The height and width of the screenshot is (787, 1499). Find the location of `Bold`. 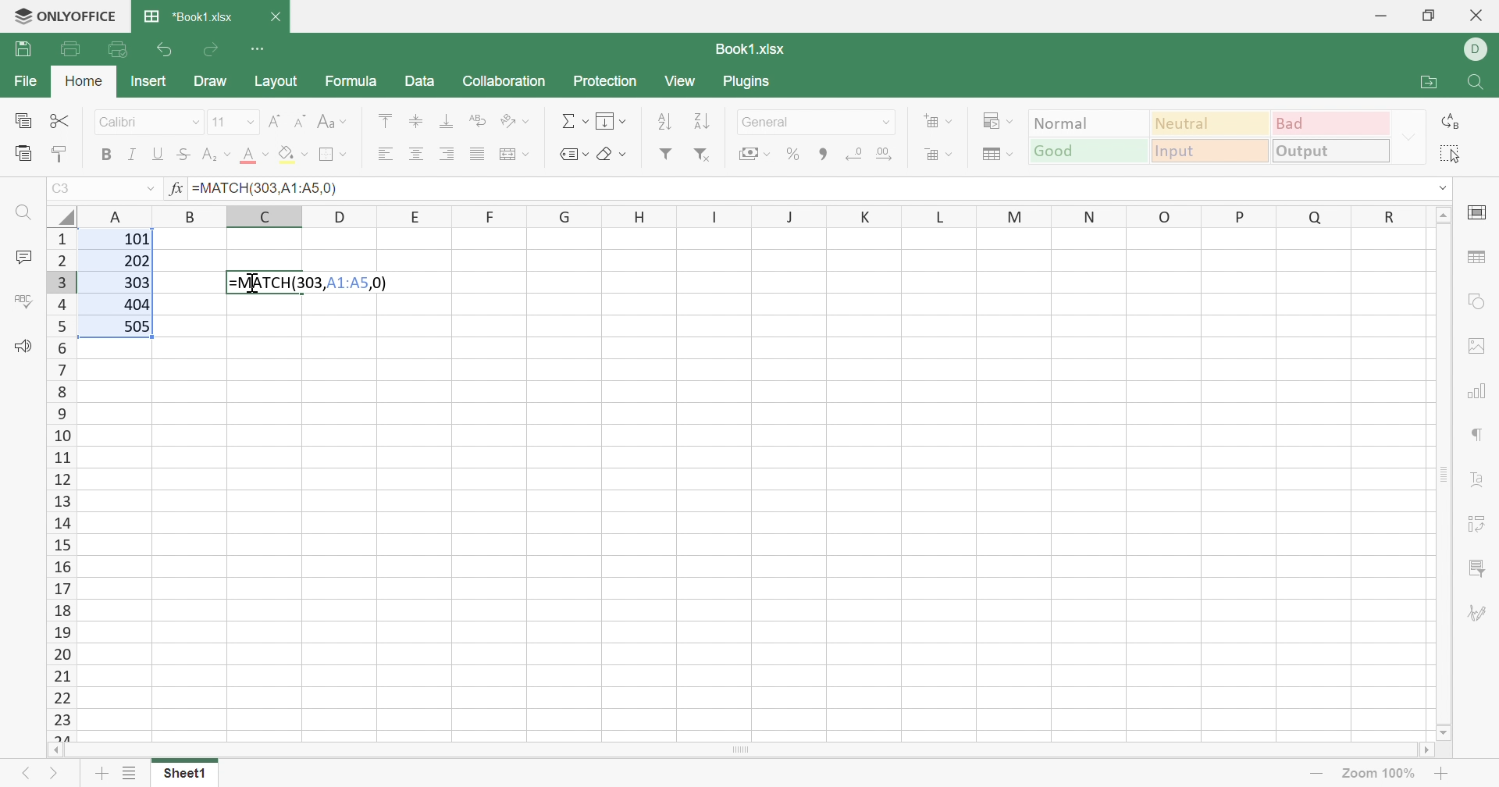

Bold is located at coordinates (105, 154).